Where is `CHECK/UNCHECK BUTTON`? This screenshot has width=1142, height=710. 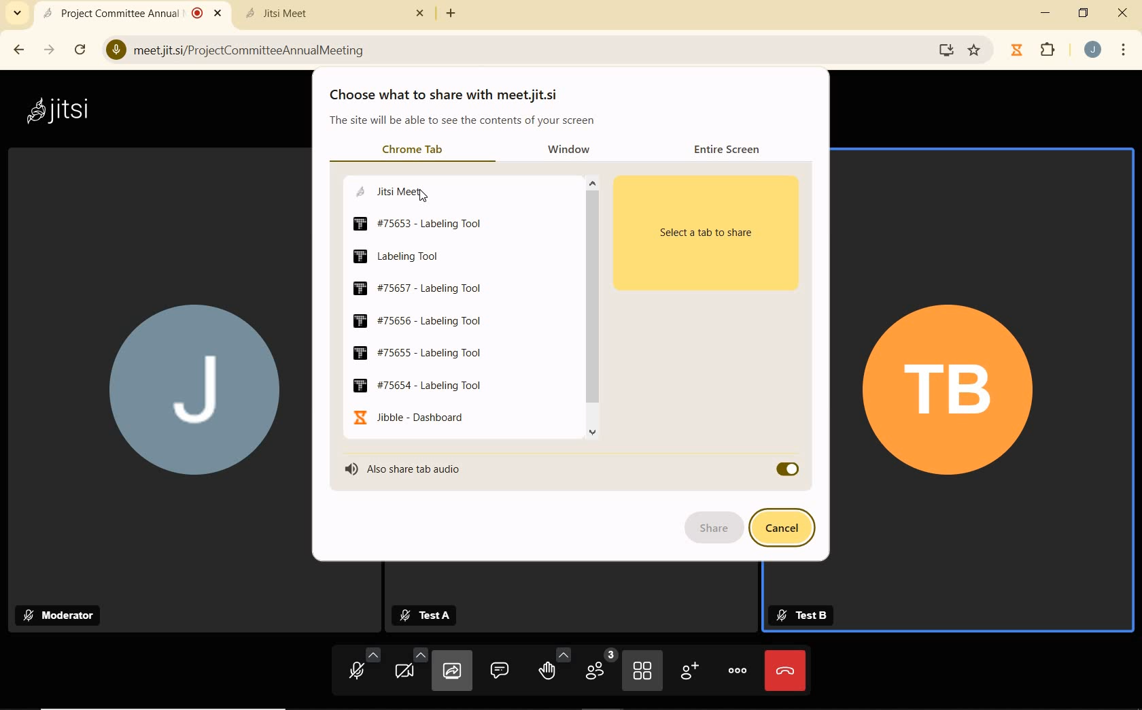
CHECK/UNCHECK BUTTON is located at coordinates (786, 469).